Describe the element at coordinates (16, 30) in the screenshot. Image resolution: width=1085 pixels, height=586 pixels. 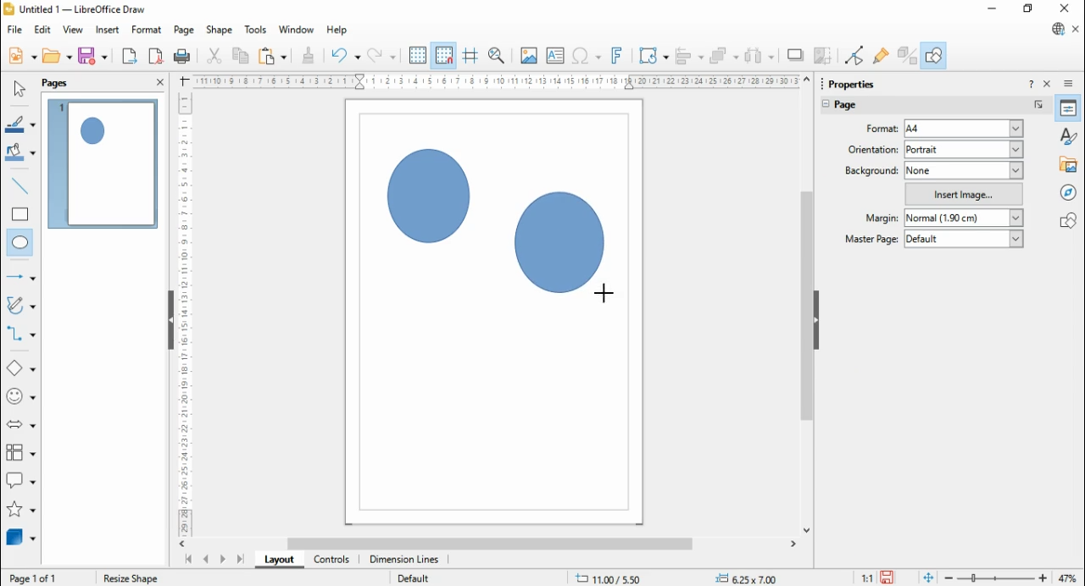
I see `file` at that location.